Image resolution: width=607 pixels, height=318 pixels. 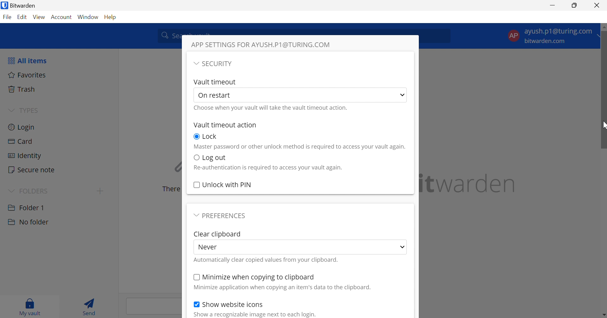 What do you see at coordinates (29, 110) in the screenshot?
I see `TYPES` at bounding box center [29, 110].